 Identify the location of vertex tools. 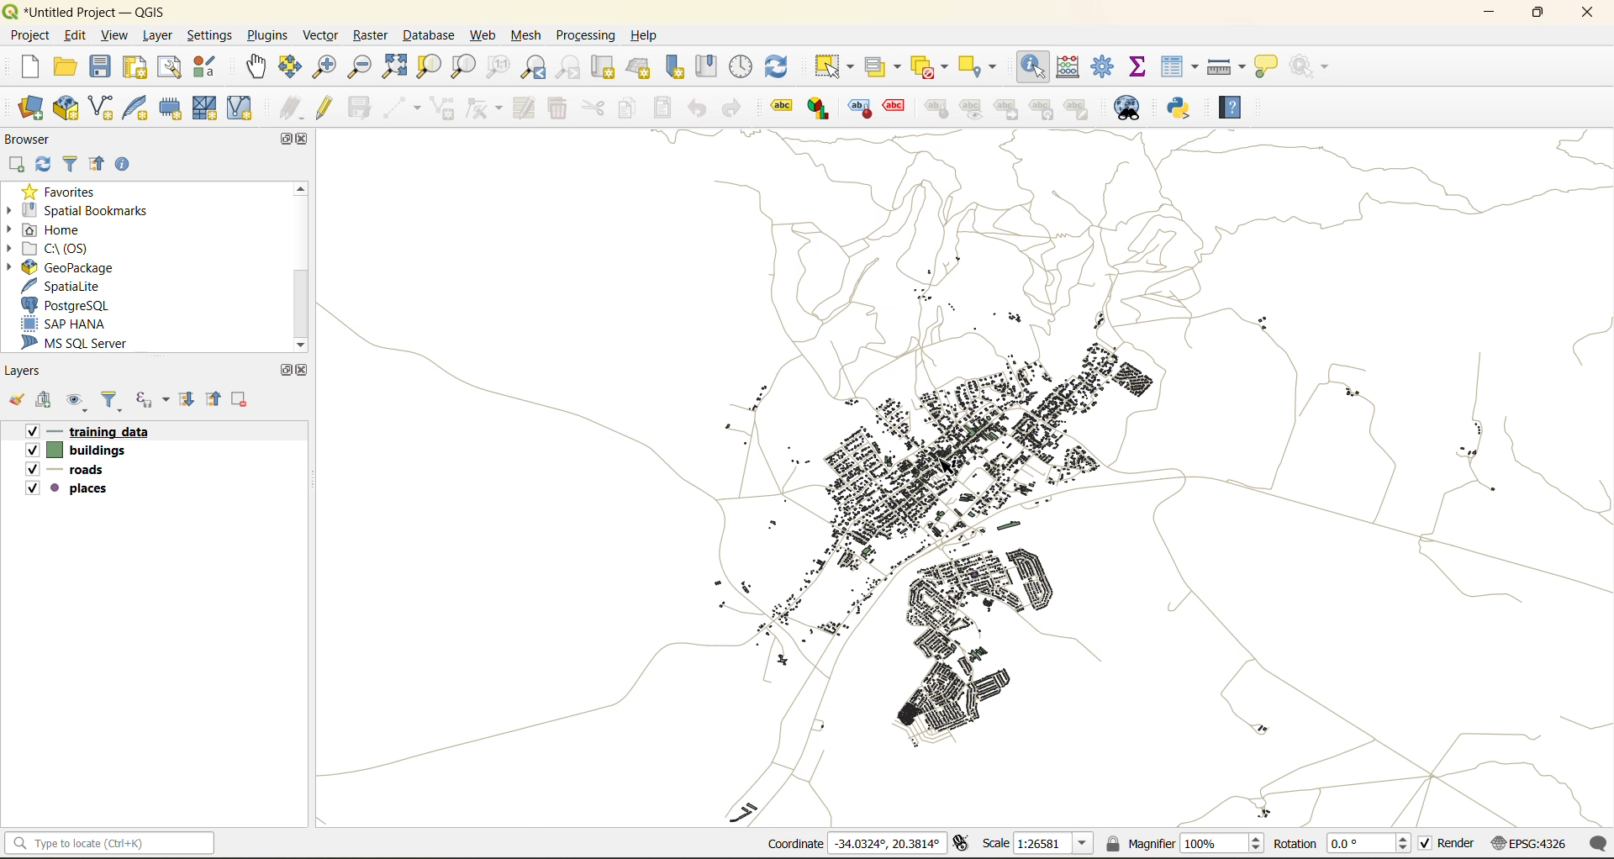
(484, 108).